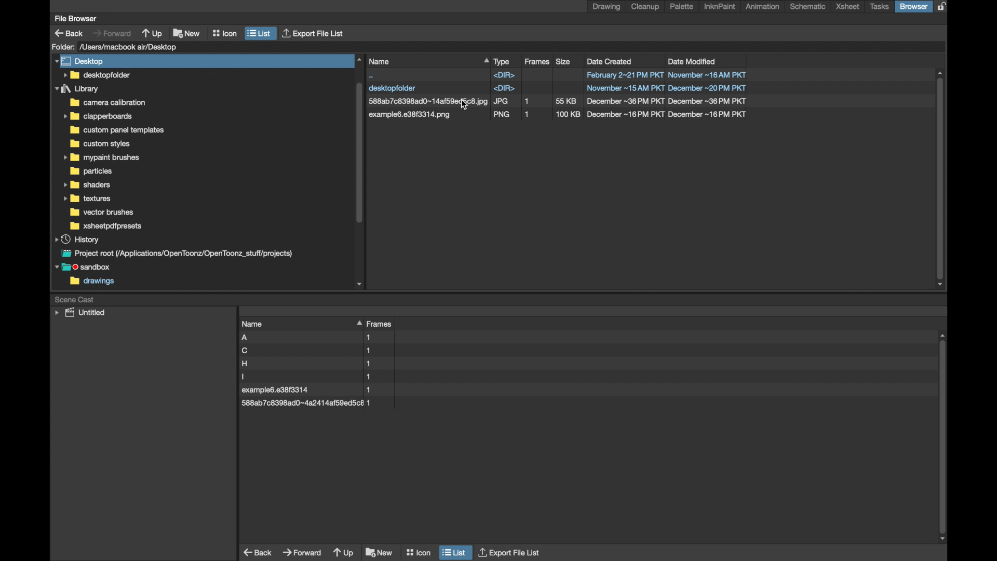 The height and width of the screenshot is (561, 997). I want to click on folder, so click(100, 144).